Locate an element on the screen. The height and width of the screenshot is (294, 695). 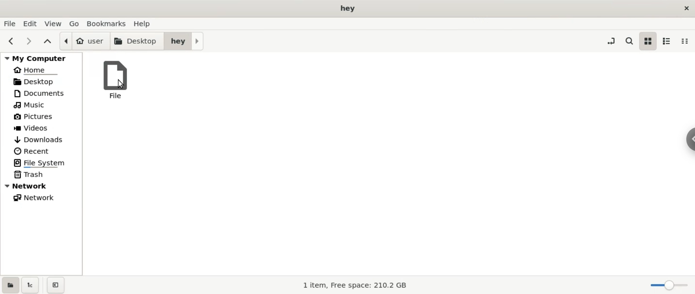
my computer is located at coordinates (39, 58).